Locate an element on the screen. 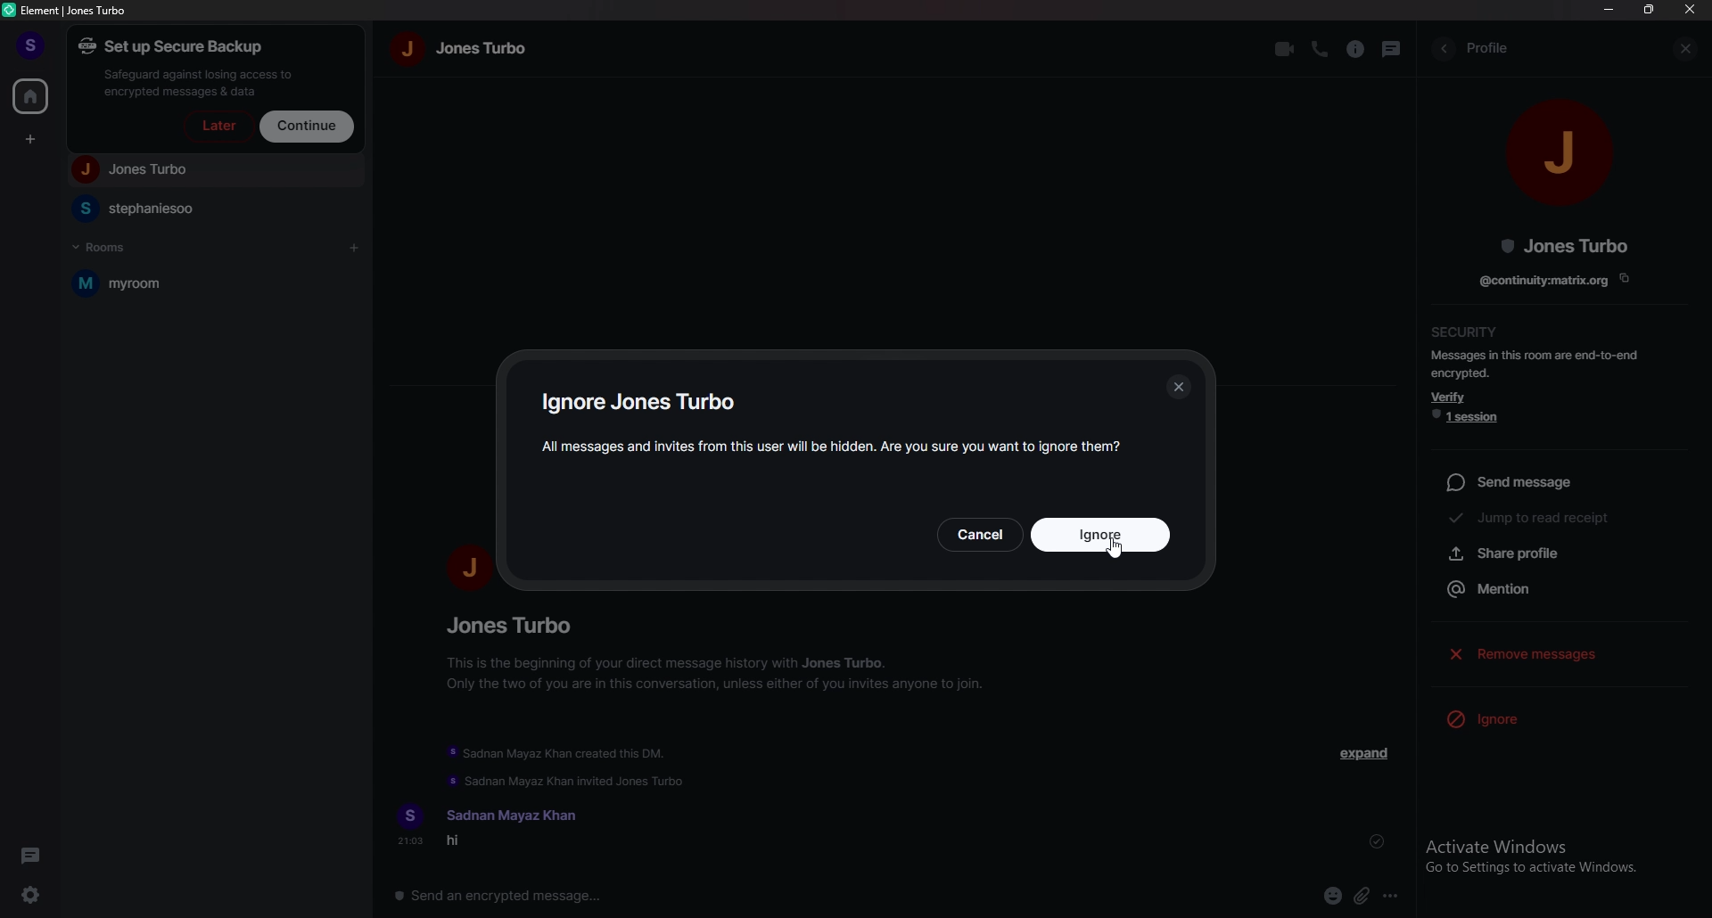 Image resolution: width=1712 pixels, height=918 pixels. verify is located at coordinates (1451, 396).